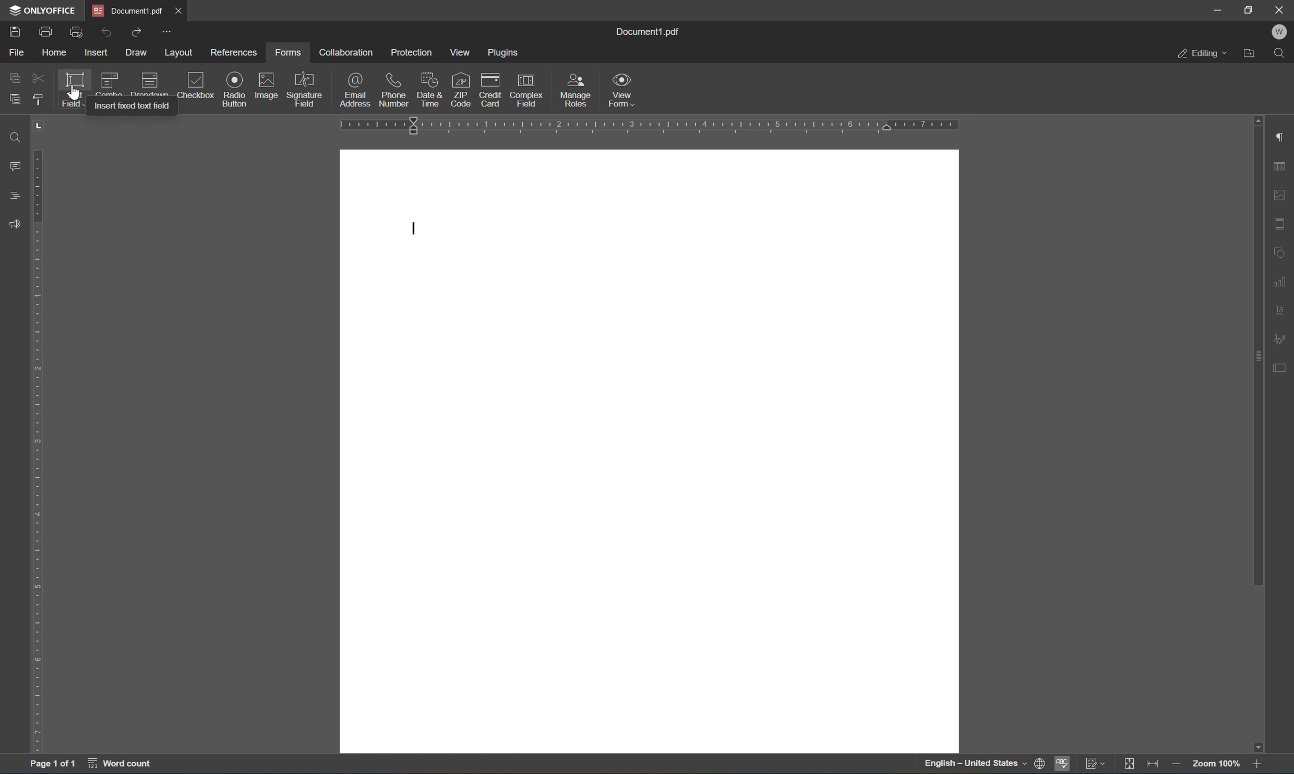  I want to click on scroll down, so click(1261, 745).